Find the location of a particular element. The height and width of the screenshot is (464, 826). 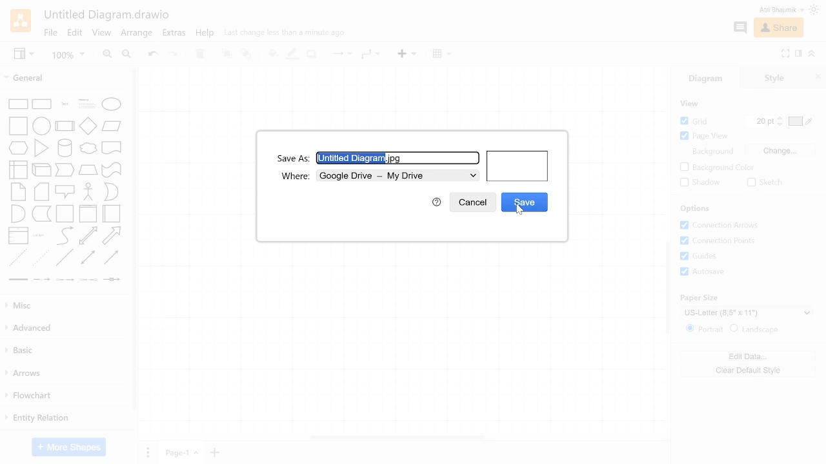

Grid color is located at coordinates (800, 121).